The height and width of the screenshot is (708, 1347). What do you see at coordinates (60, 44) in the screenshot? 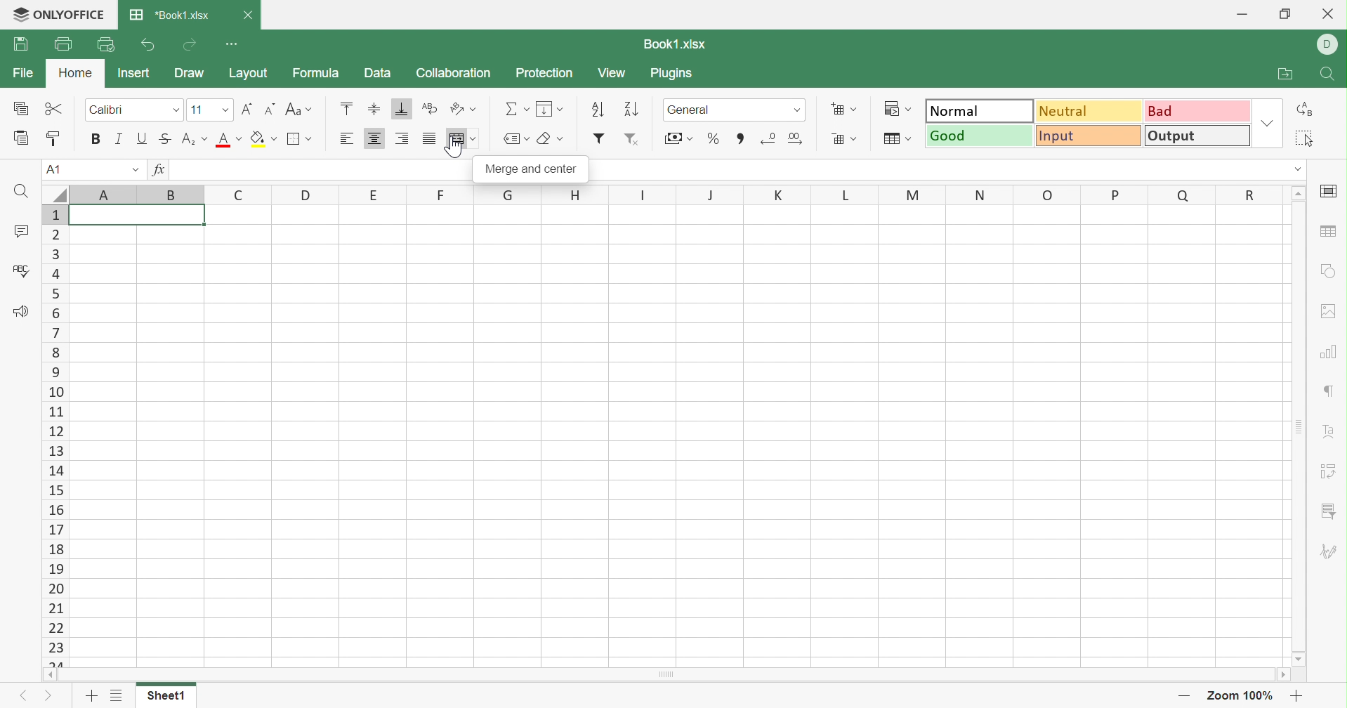
I see `Print` at bounding box center [60, 44].